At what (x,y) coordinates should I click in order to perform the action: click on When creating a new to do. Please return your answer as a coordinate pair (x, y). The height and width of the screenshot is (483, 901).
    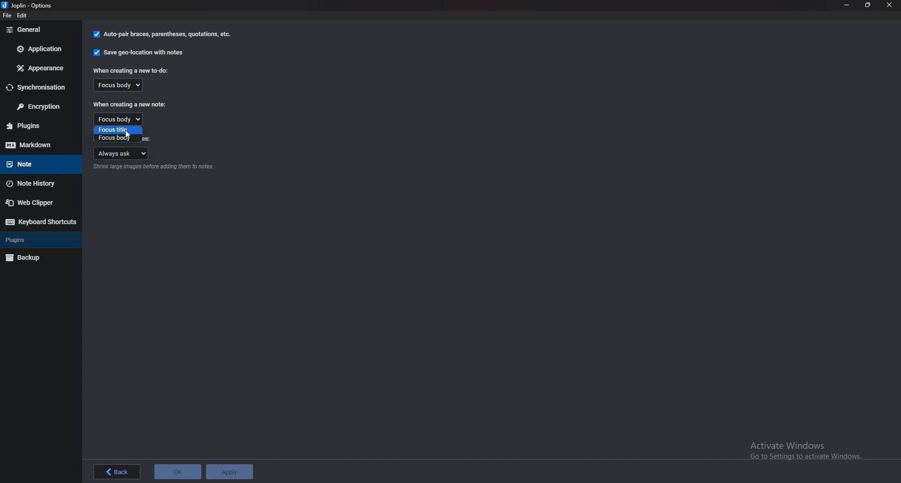
    Looking at the image, I should click on (132, 70).